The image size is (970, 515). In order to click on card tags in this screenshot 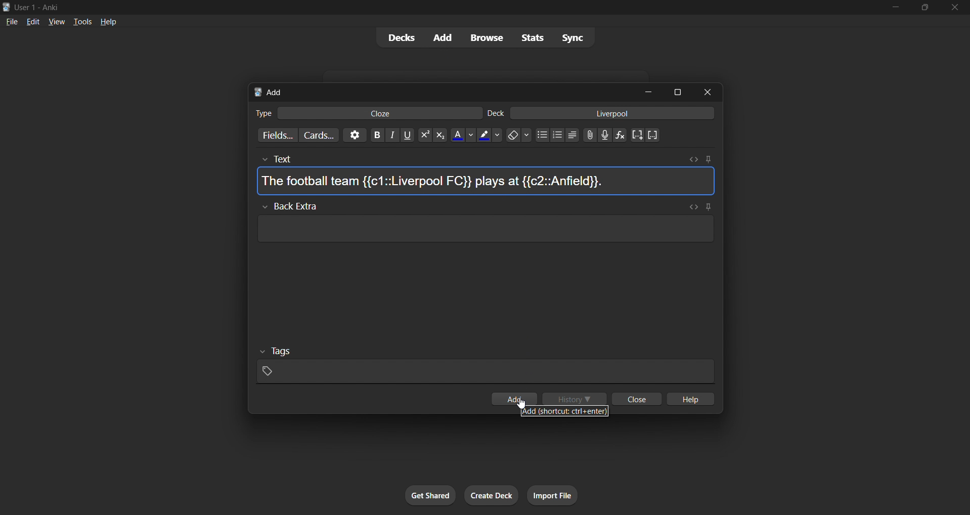, I will do `click(486, 365)`.